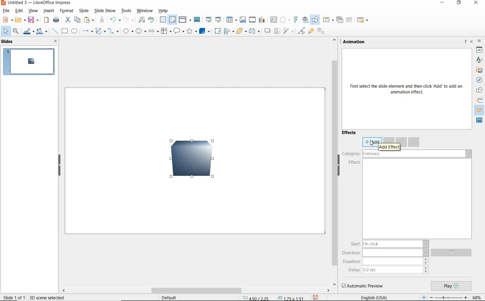 This screenshot has height=301, width=485. What do you see at coordinates (363, 286) in the screenshot?
I see `automatic preview` at bounding box center [363, 286].